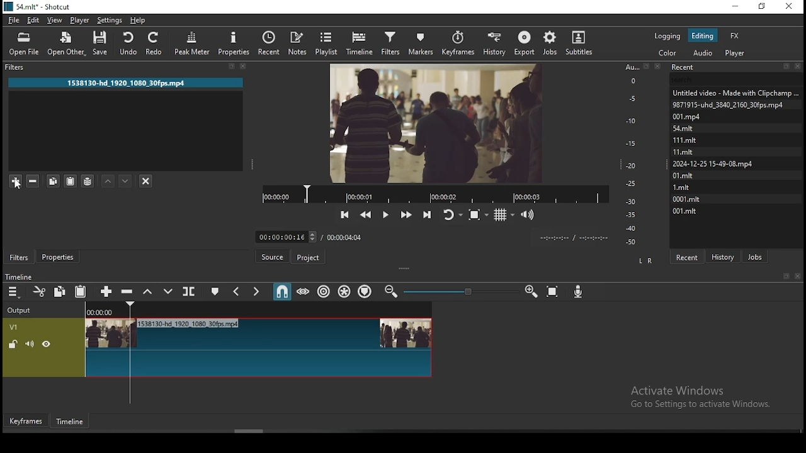 The width and height of the screenshot is (806, 453). Describe the element at coordinates (504, 213) in the screenshot. I see `toggle grid display on the player` at that location.